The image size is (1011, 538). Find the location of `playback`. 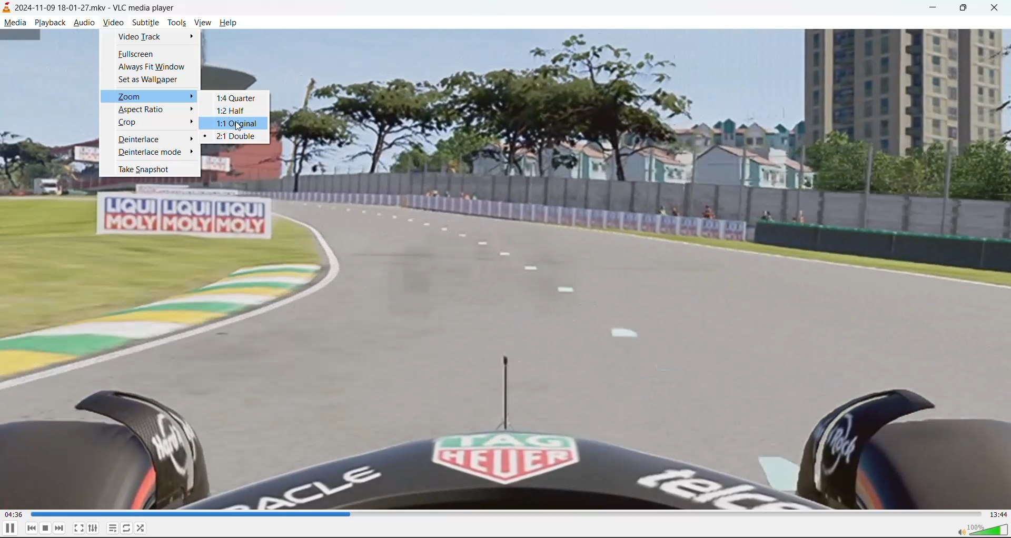

playback is located at coordinates (50, 23).